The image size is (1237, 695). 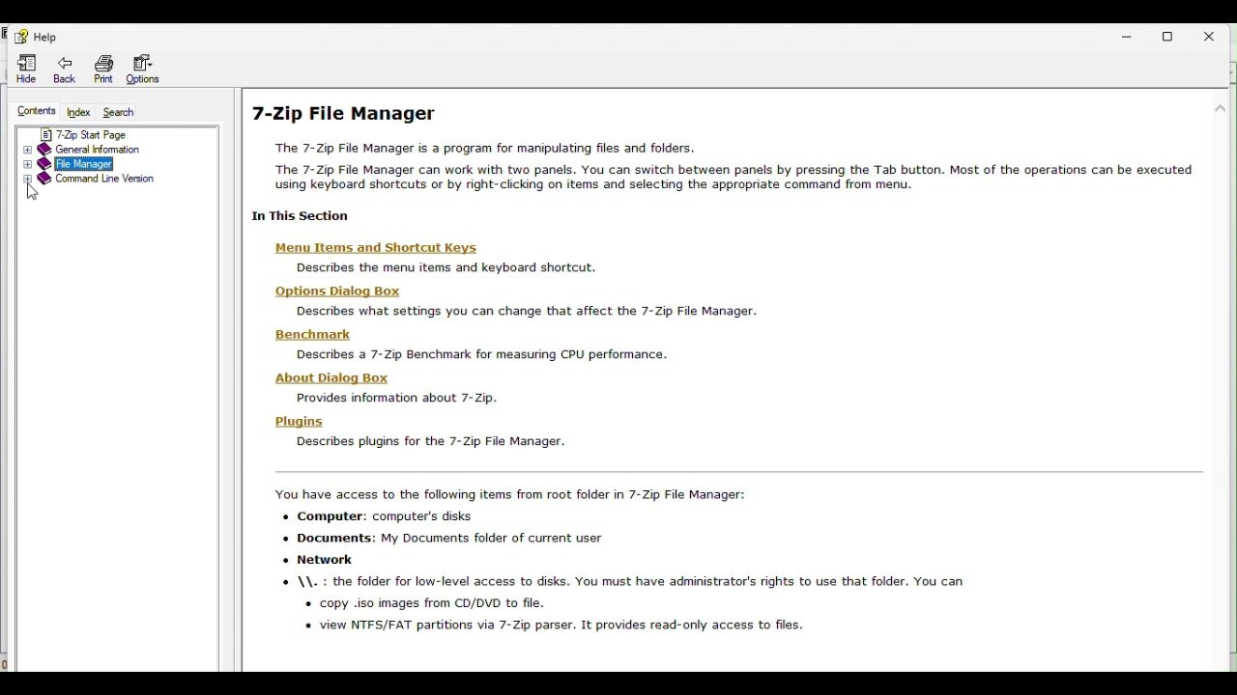 I want to click on command line version , so click(x=117, y=181).